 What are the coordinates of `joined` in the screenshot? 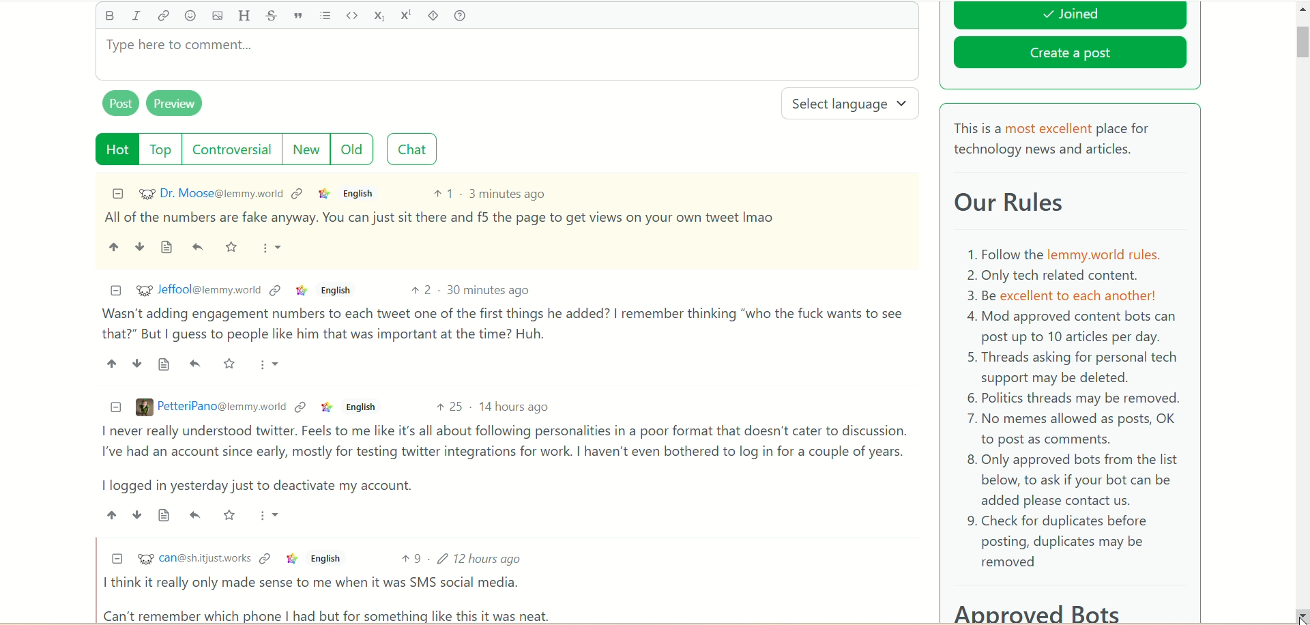 It's located at (1070, 16).